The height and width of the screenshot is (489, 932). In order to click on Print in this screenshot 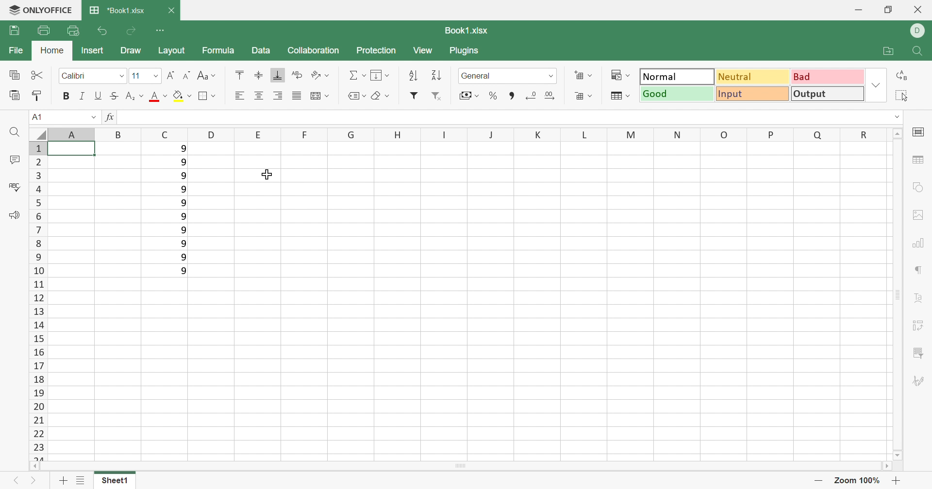, I will do `click(43, 30)`.